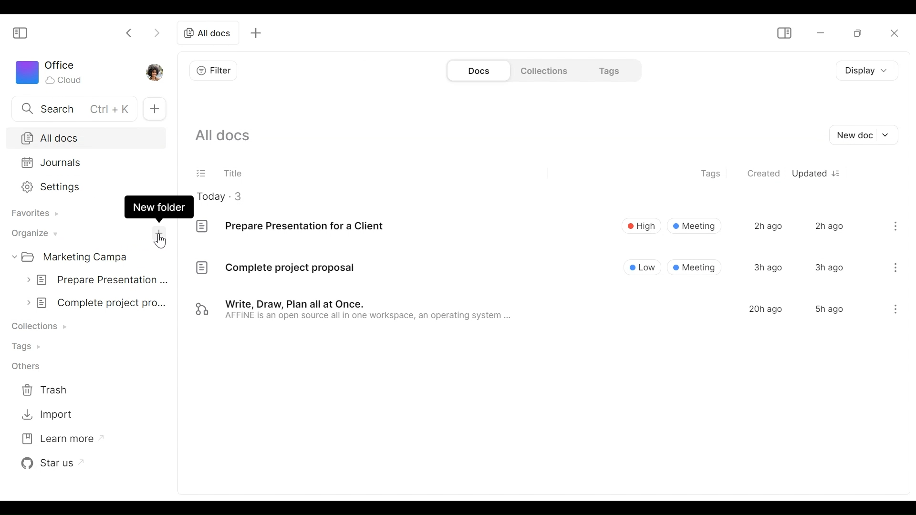 This screenshot has height=515, width=916. I want to click on 3h ago, so click(768, 267).